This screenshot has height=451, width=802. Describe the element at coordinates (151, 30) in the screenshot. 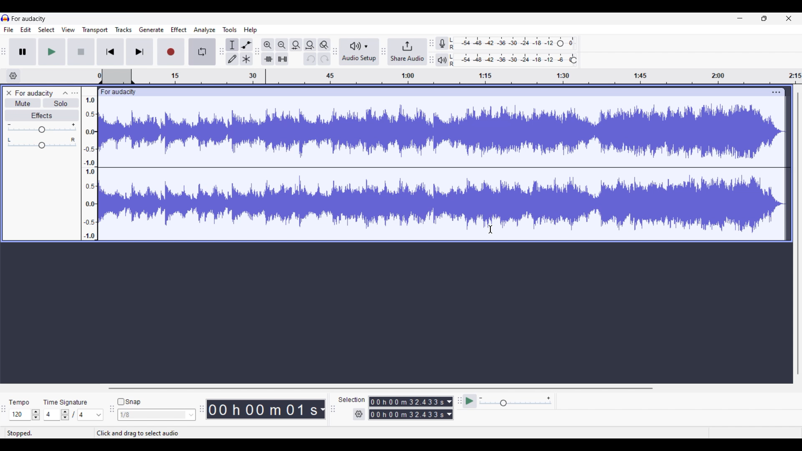

I see `Generate menu` at that location.